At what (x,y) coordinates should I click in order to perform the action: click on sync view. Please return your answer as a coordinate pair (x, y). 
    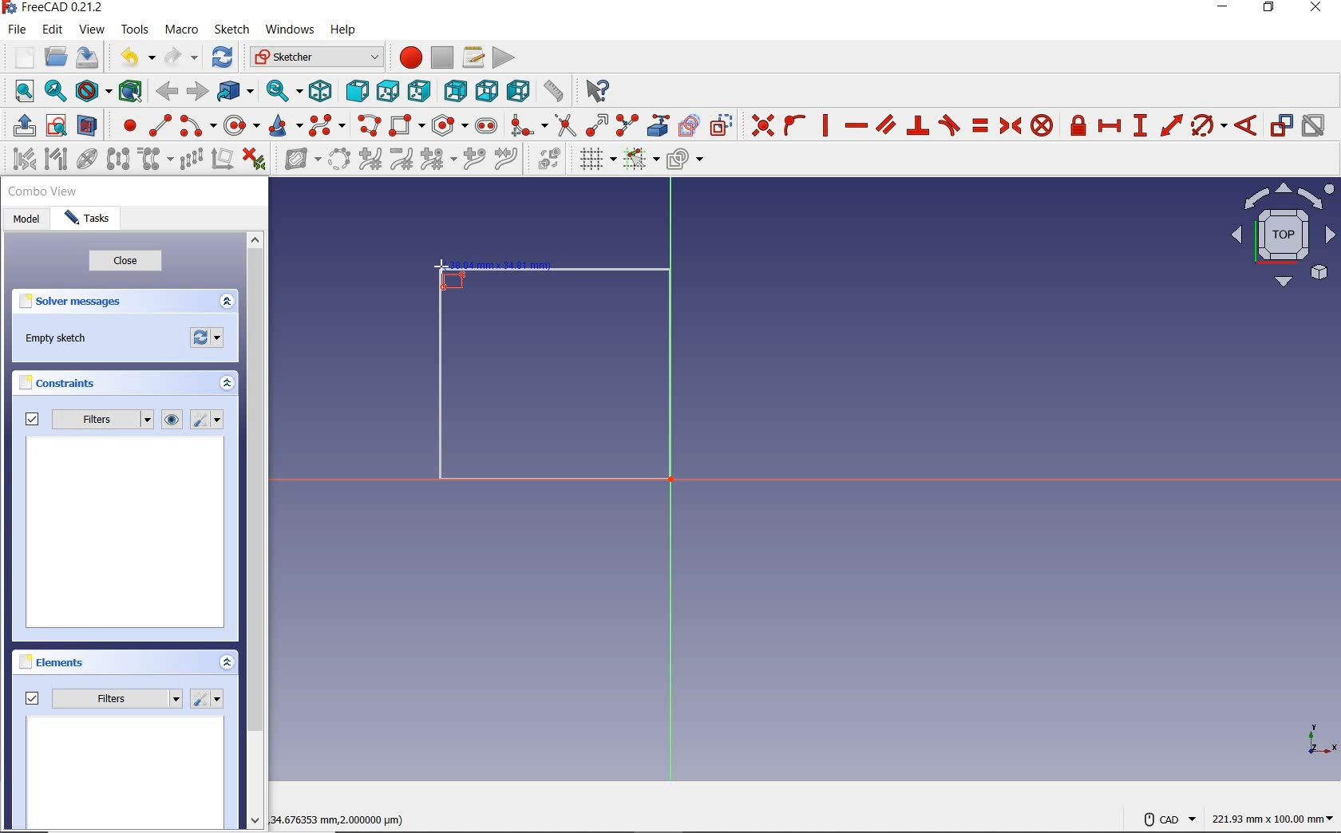
    Looking at the image, I should click on (280, 92).